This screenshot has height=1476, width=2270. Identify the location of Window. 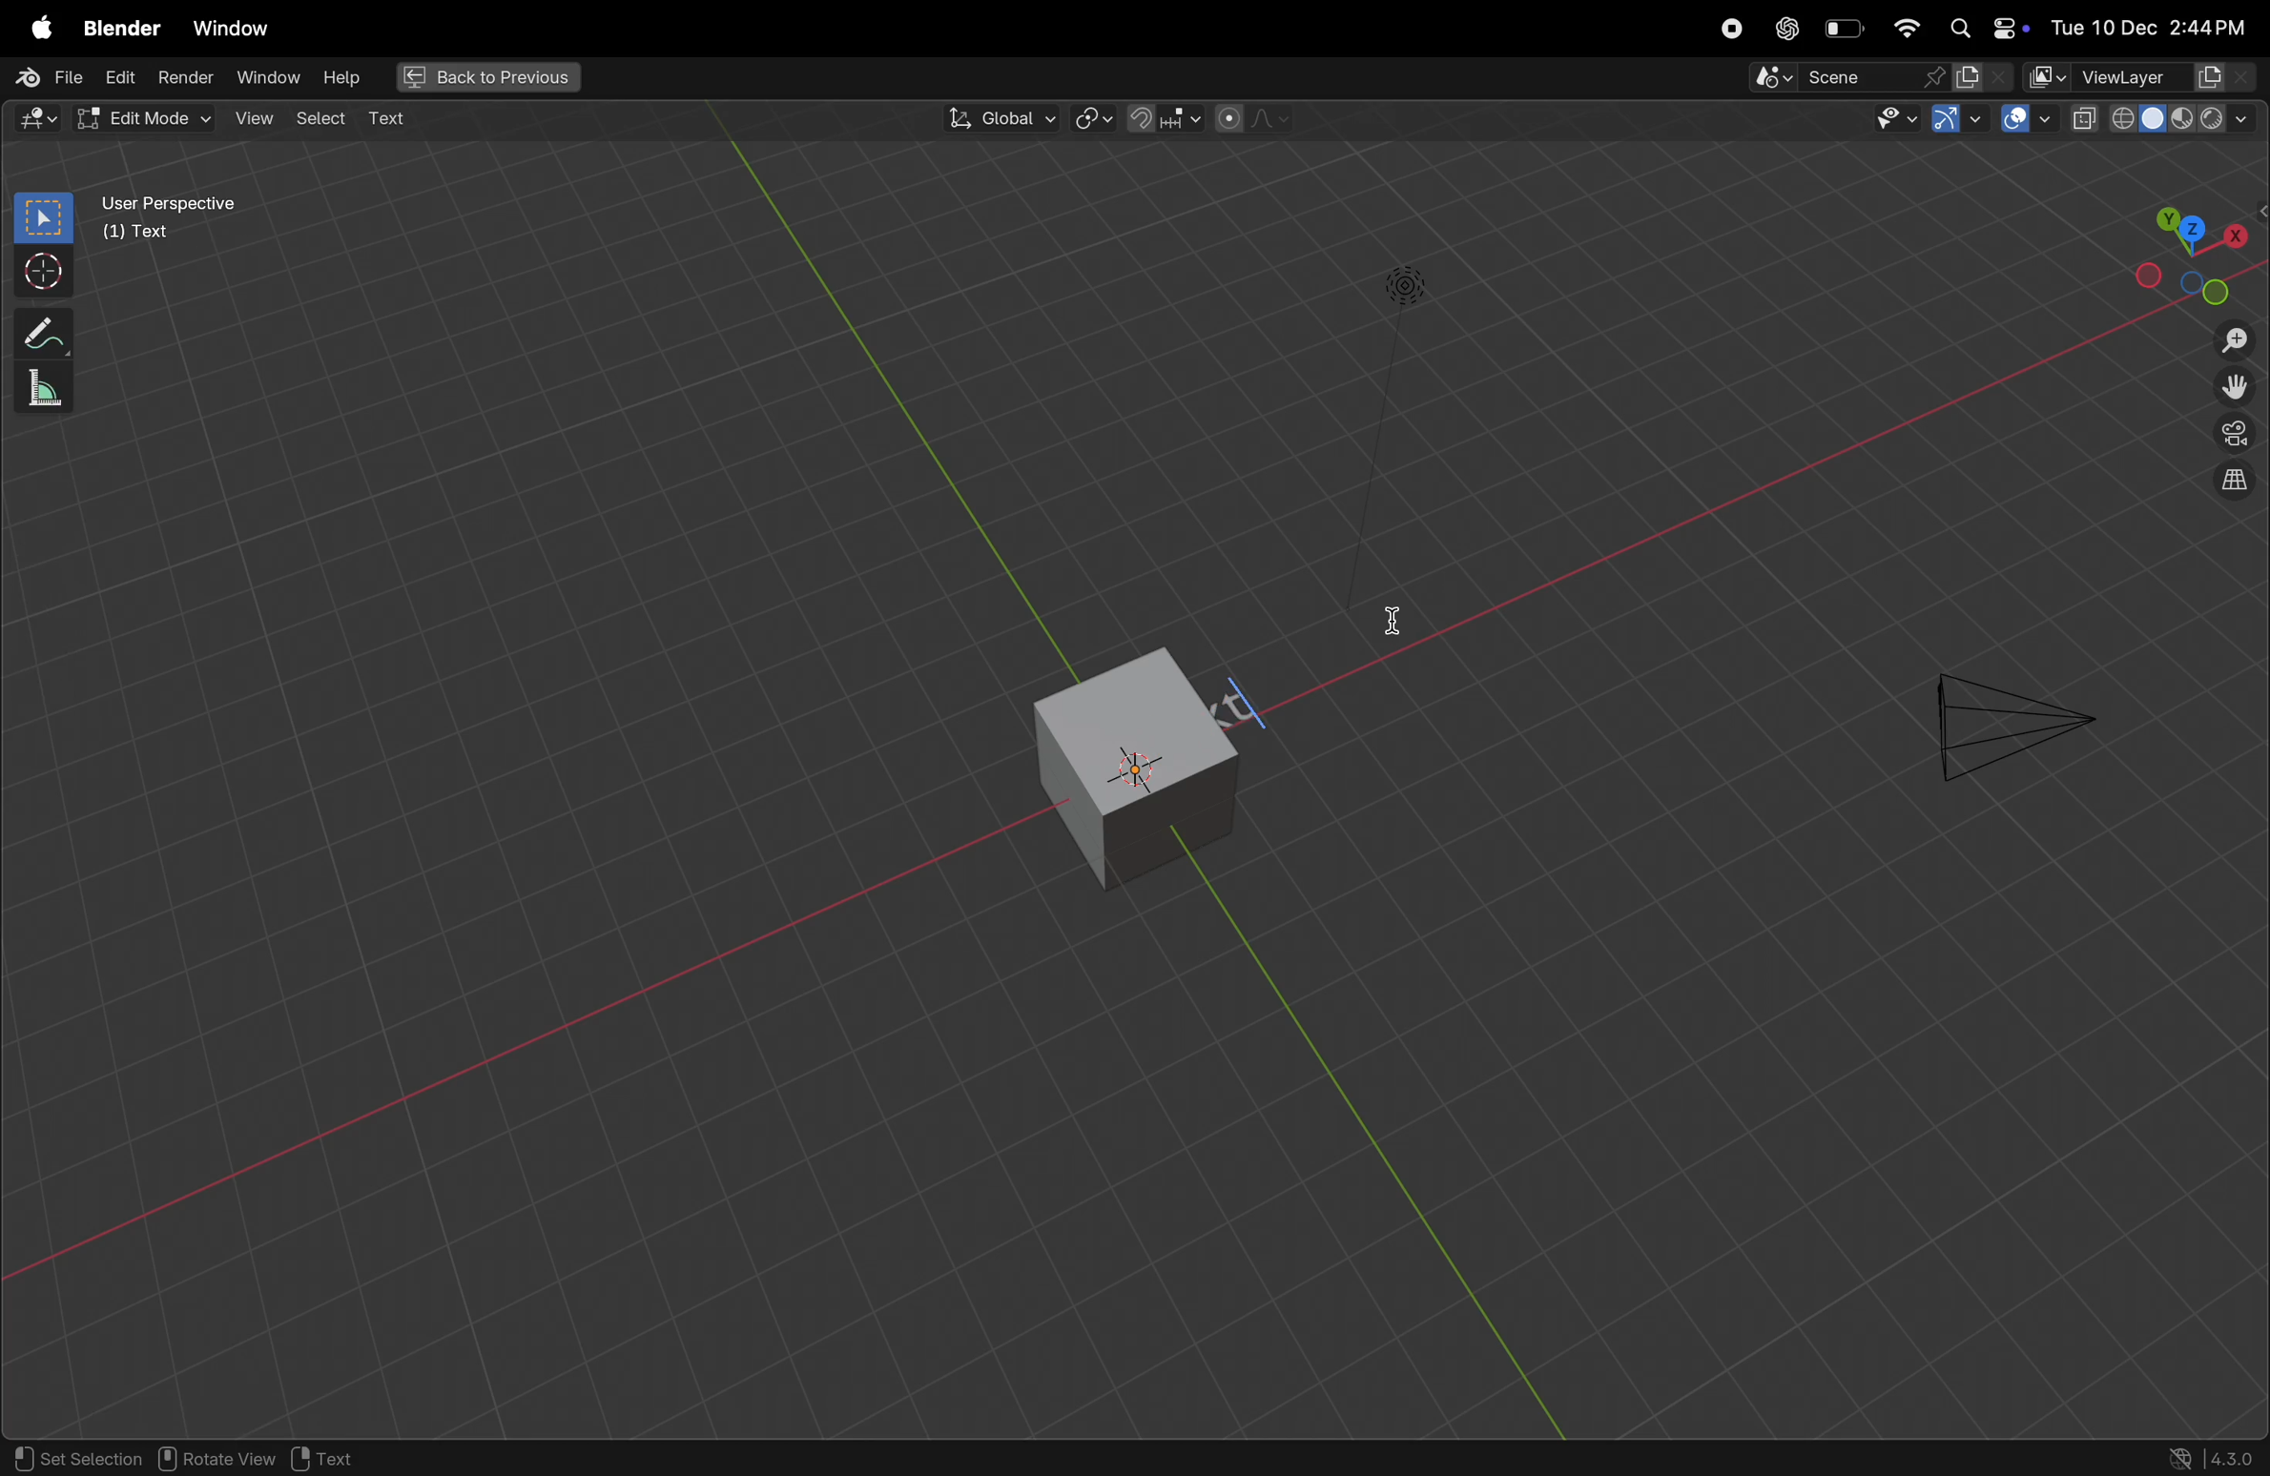
(273, 80).